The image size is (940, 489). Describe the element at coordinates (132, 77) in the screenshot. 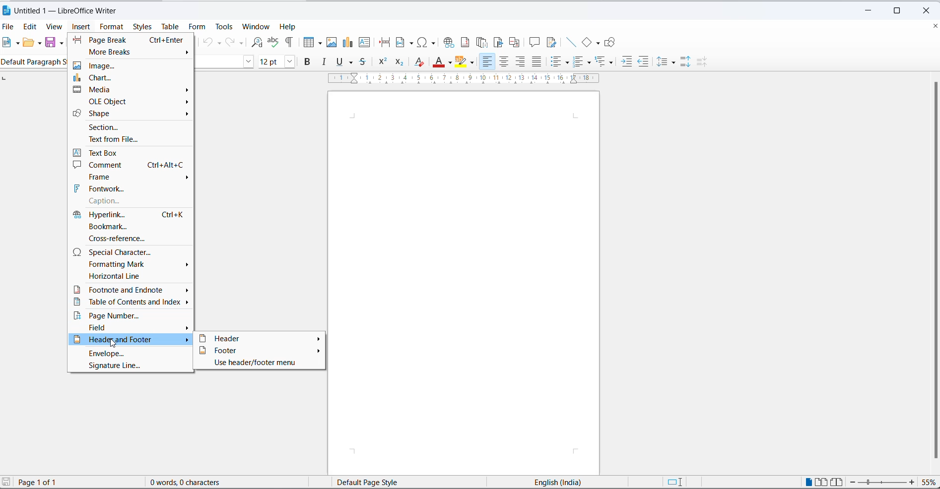

I see `chart` at that location.